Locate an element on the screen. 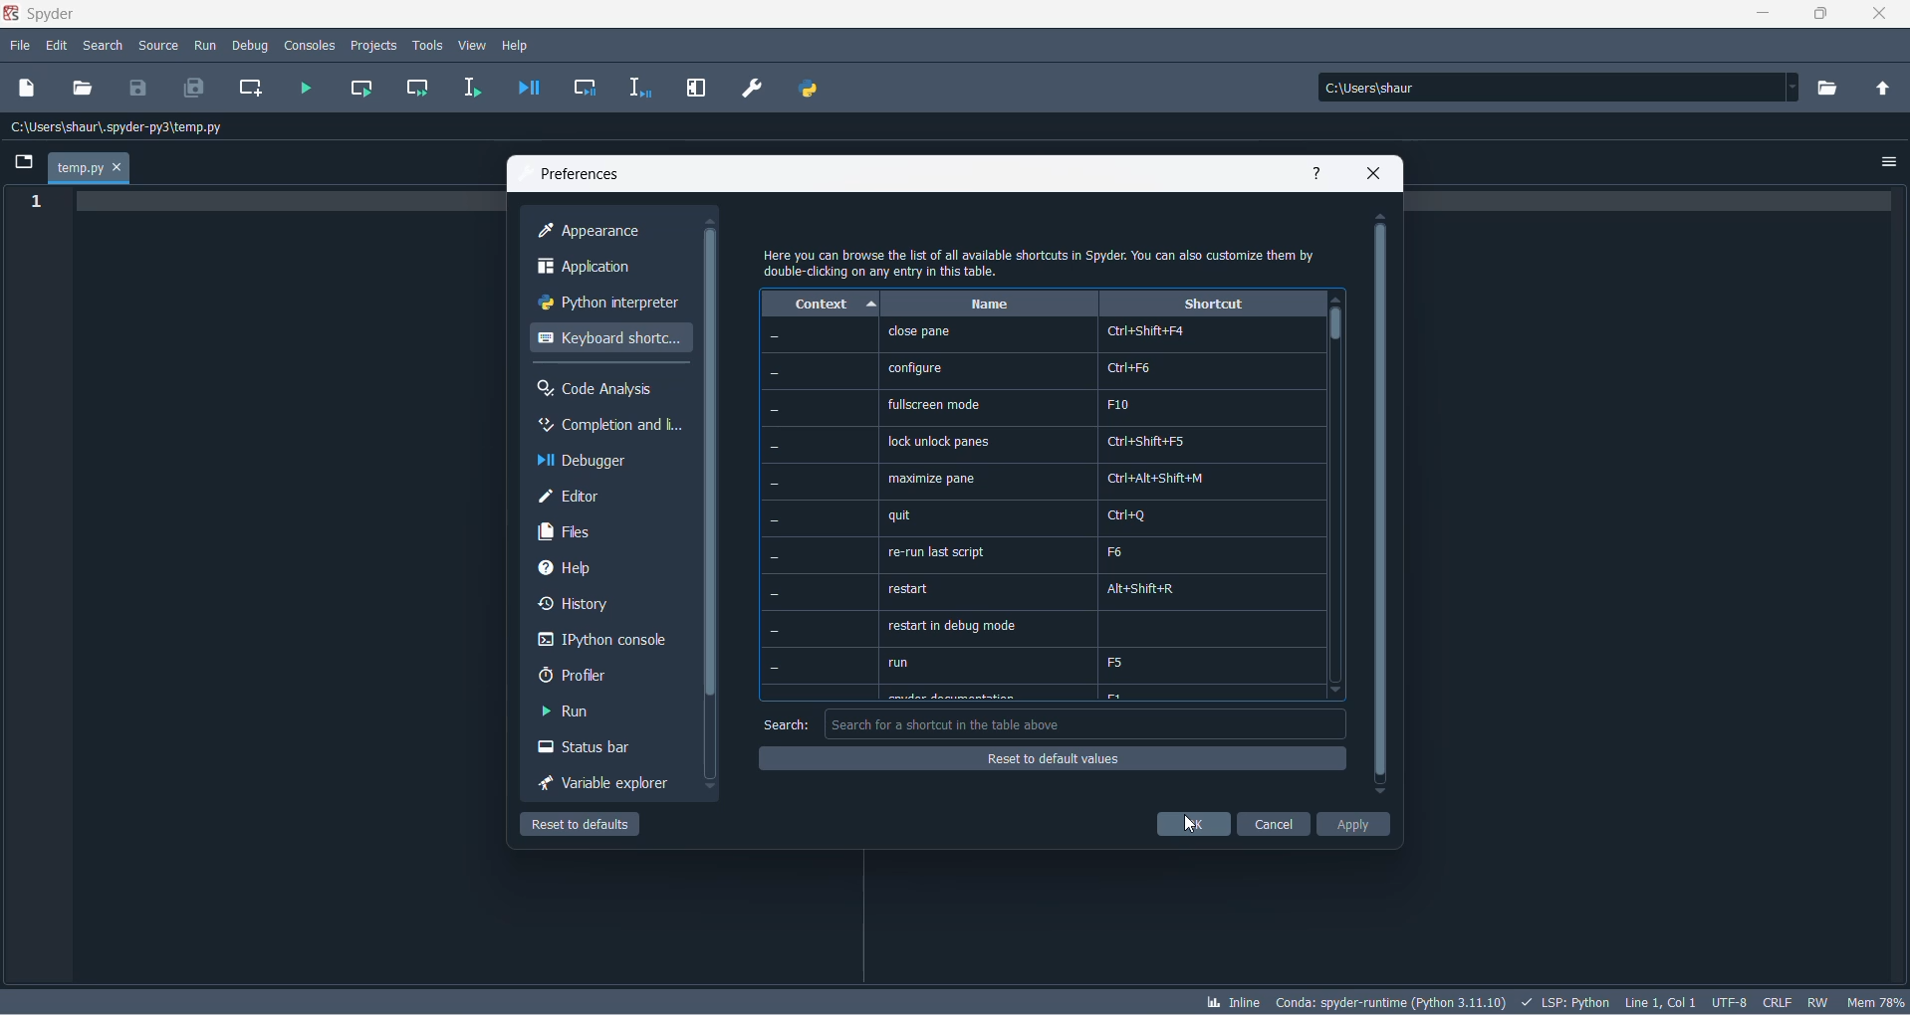  lock unlock panes is located at coordinates (943, 441).